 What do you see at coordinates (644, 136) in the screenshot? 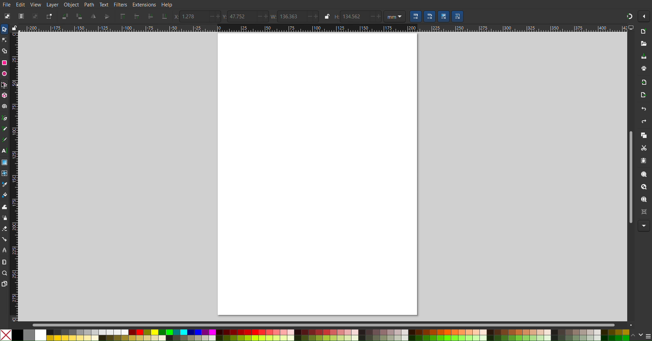
I see `Copy` at bounding box center [644, 136].